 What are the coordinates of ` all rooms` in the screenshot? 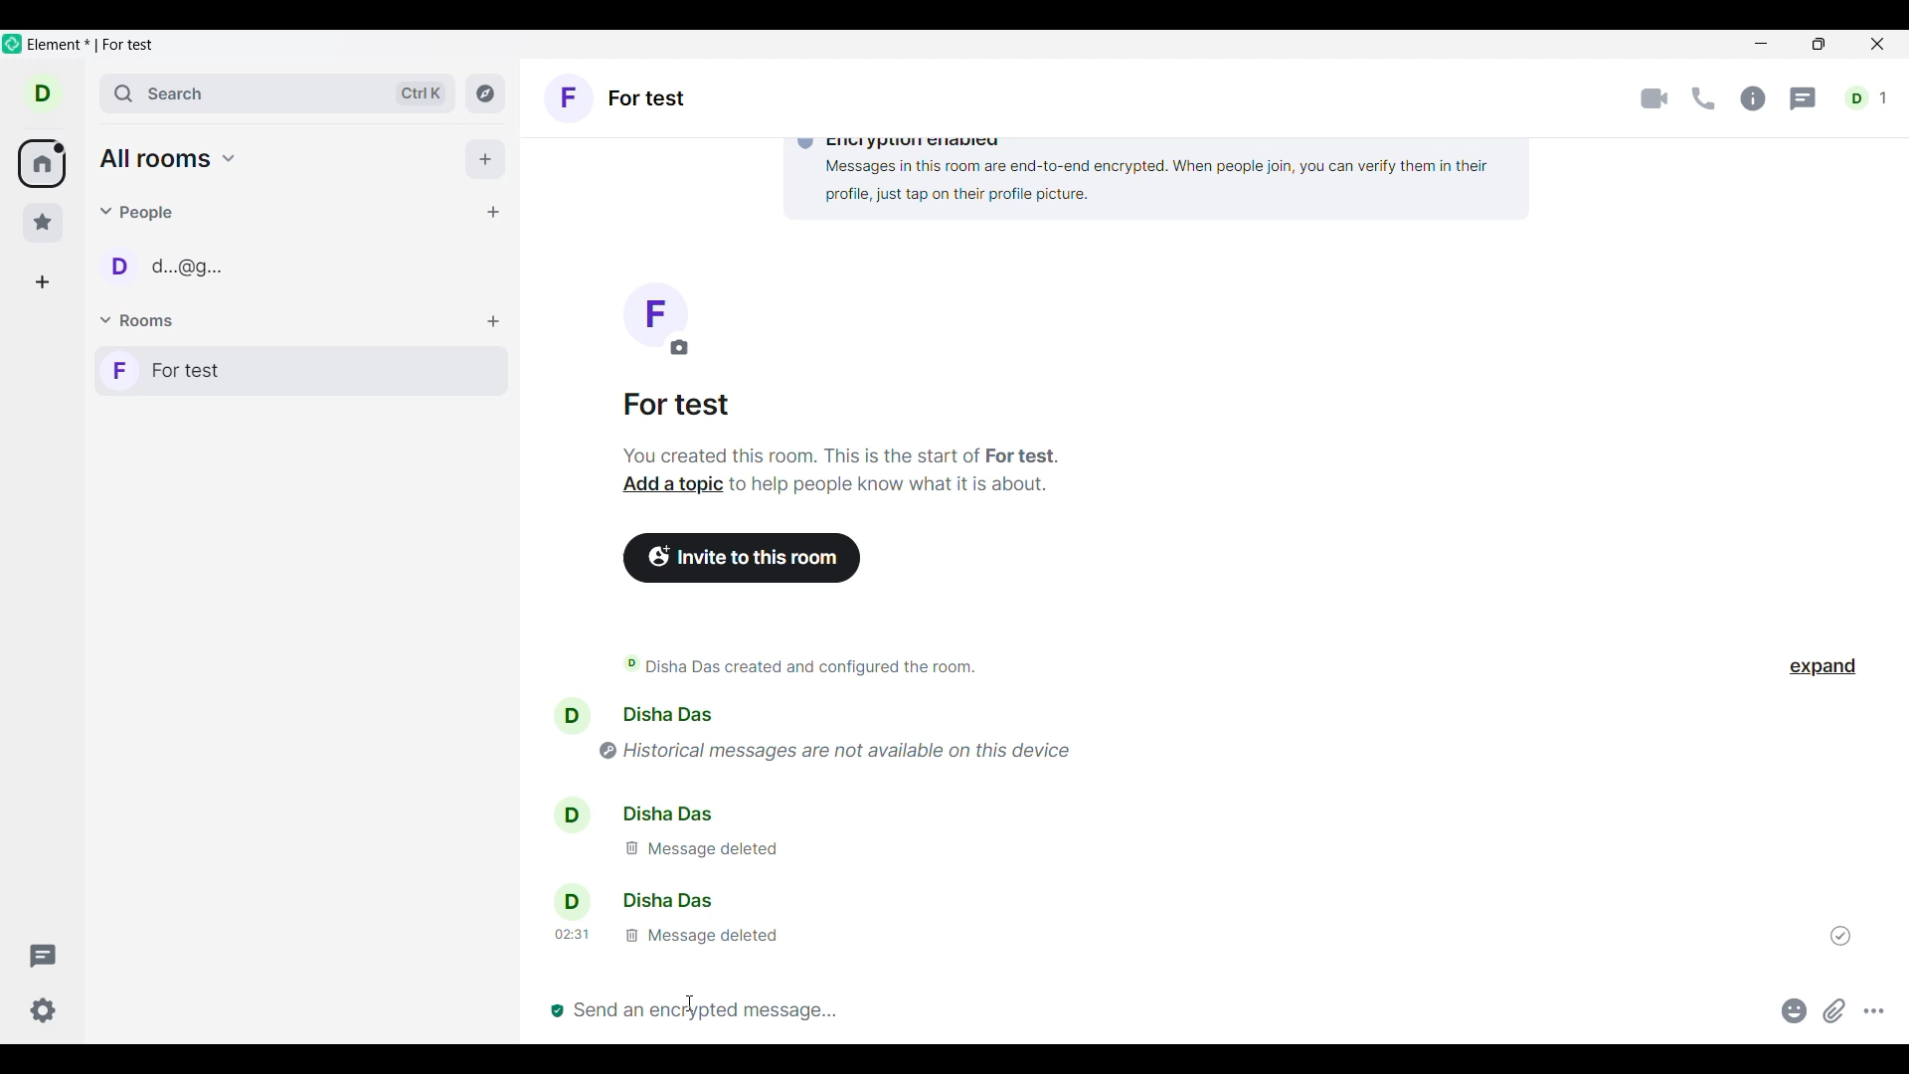 It's located at (169, 158).